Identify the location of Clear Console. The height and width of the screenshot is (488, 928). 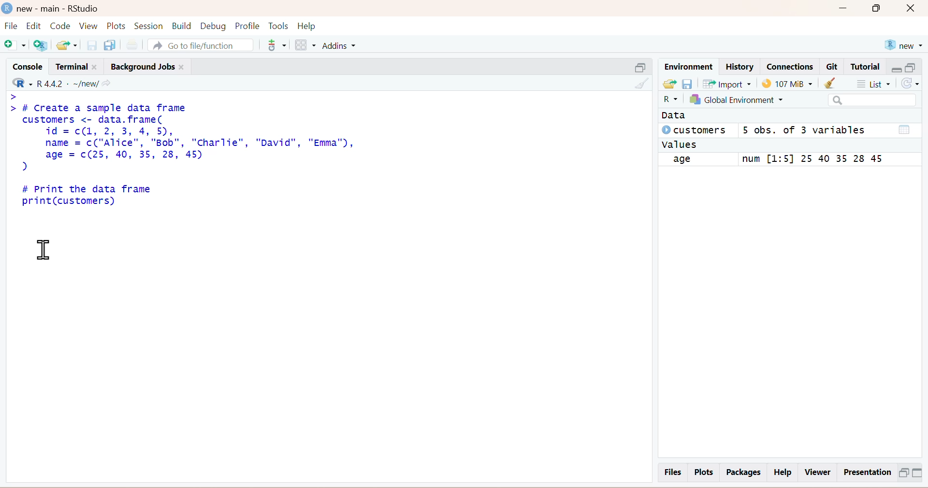
(639, 83).